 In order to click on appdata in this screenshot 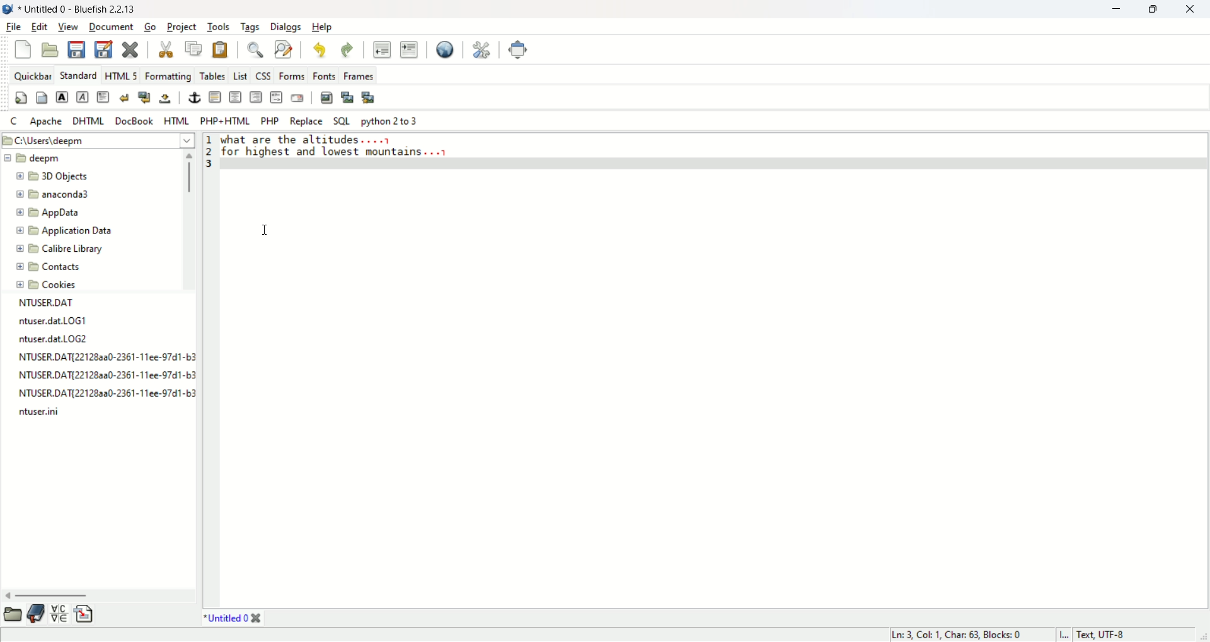, I will do `click(51, 214)`.